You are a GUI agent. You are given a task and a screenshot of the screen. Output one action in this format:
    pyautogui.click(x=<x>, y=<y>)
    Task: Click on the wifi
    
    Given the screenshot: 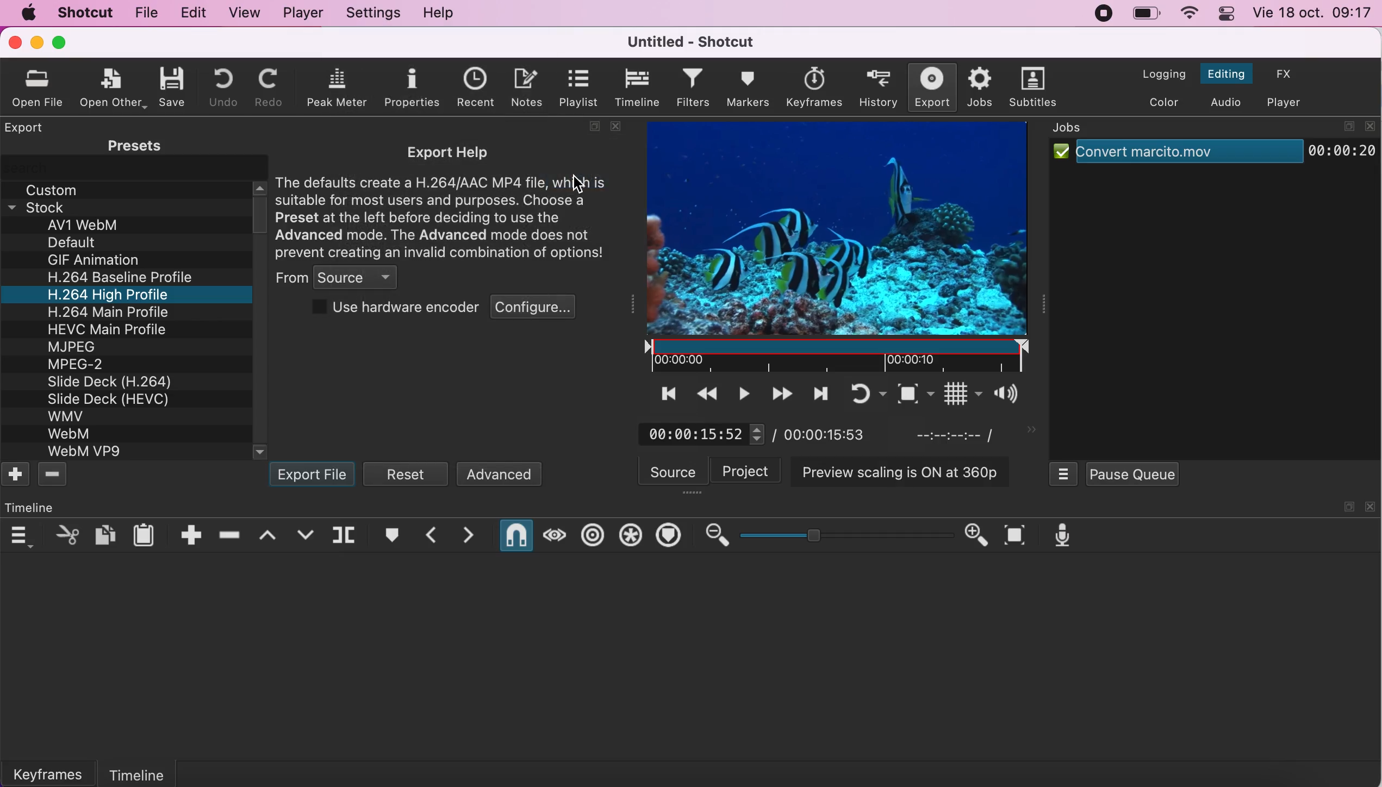 What is the action you would take?
    pyautogui.click(x=1187, y=14)
    